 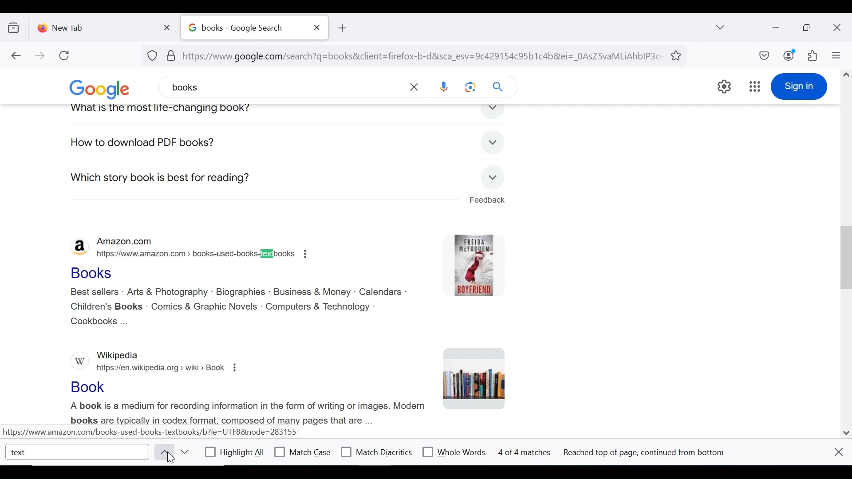 What do you see at coordinates (146, 240) in the screenshot?
I see `amazon.com` at bounding box center [146, 240].